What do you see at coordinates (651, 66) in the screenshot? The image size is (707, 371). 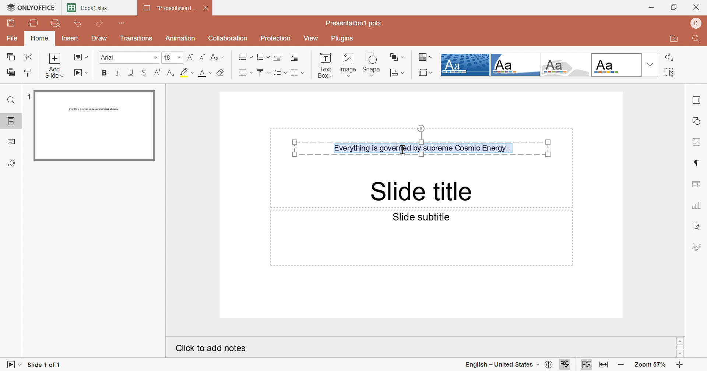 I see `Drop Down` at bounding box center [651, 66].